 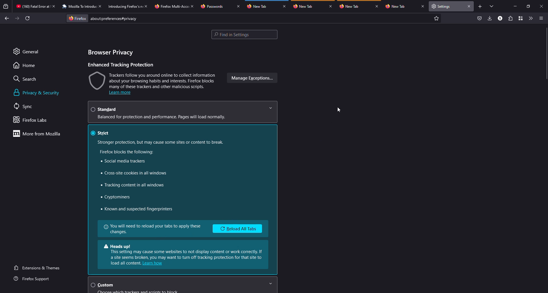 I want to click on close, so click(x=102, y=6).